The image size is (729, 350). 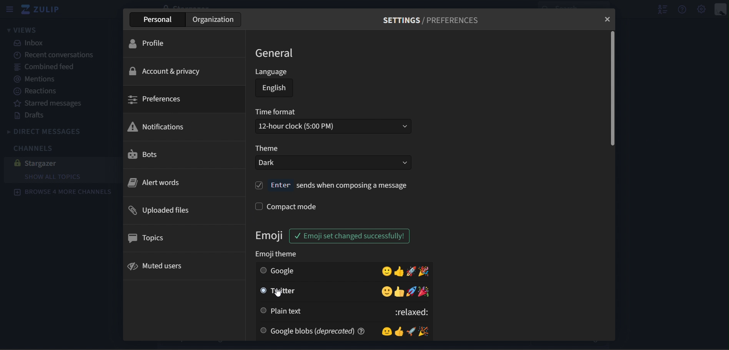 What do you see at coordinates (702, 9) in the screenshot?
I see `main menu` at bounding box center [702, 9].